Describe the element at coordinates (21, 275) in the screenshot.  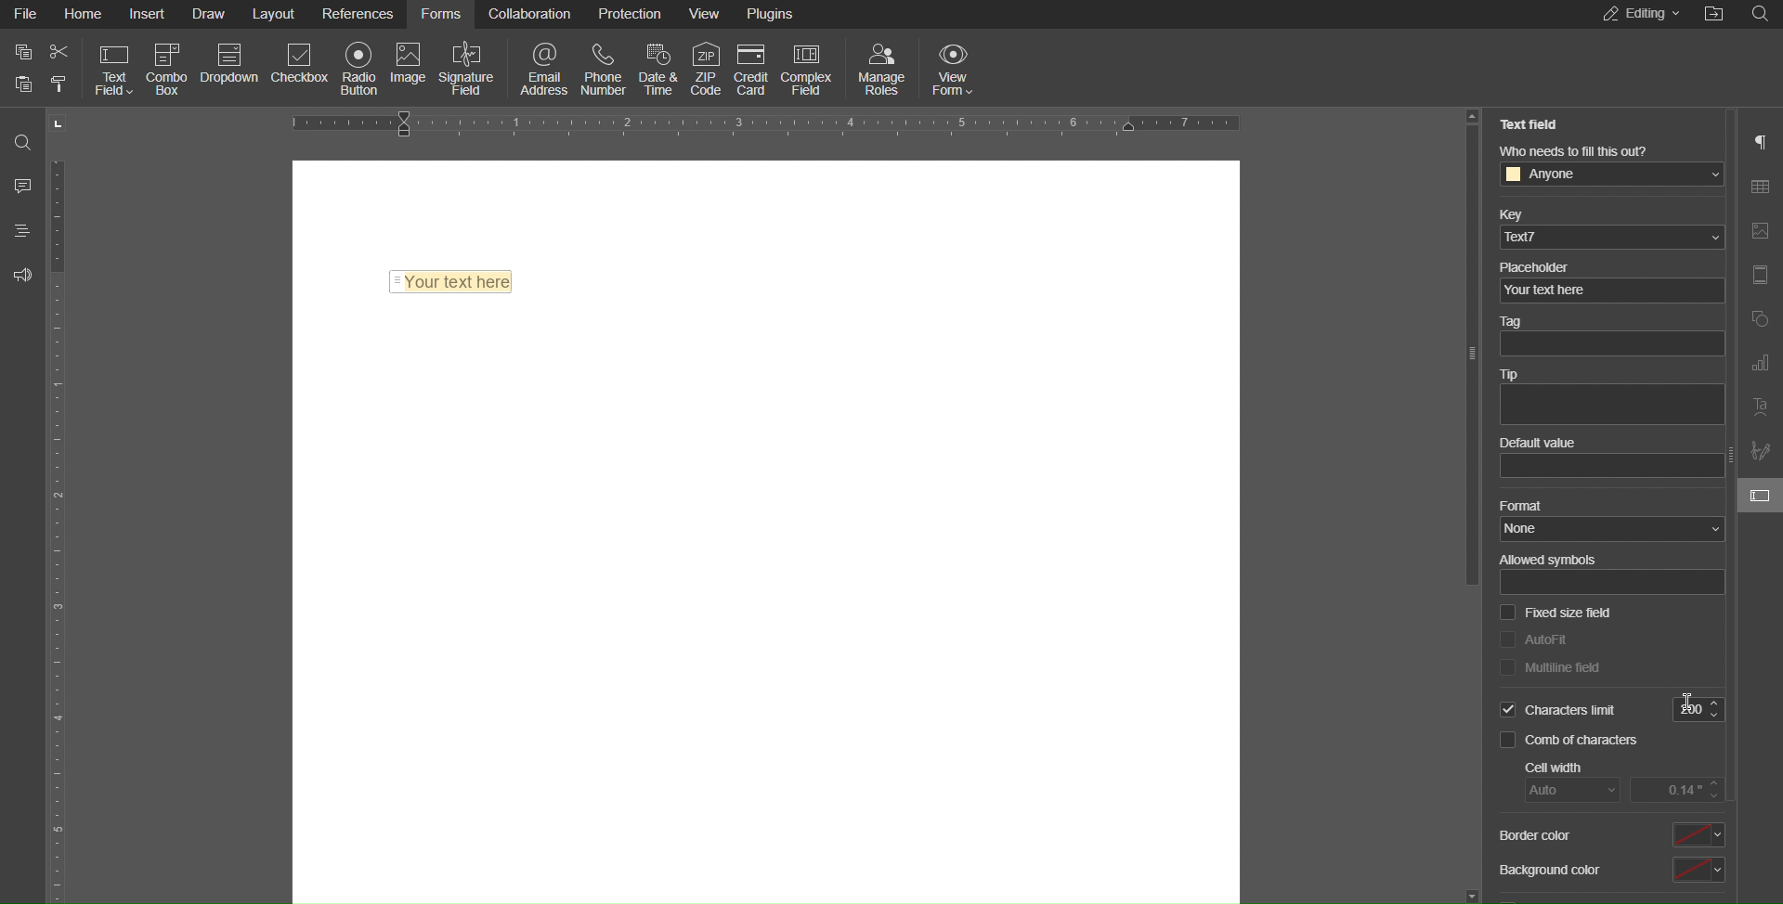
I see `Feedback and Support` at that location.